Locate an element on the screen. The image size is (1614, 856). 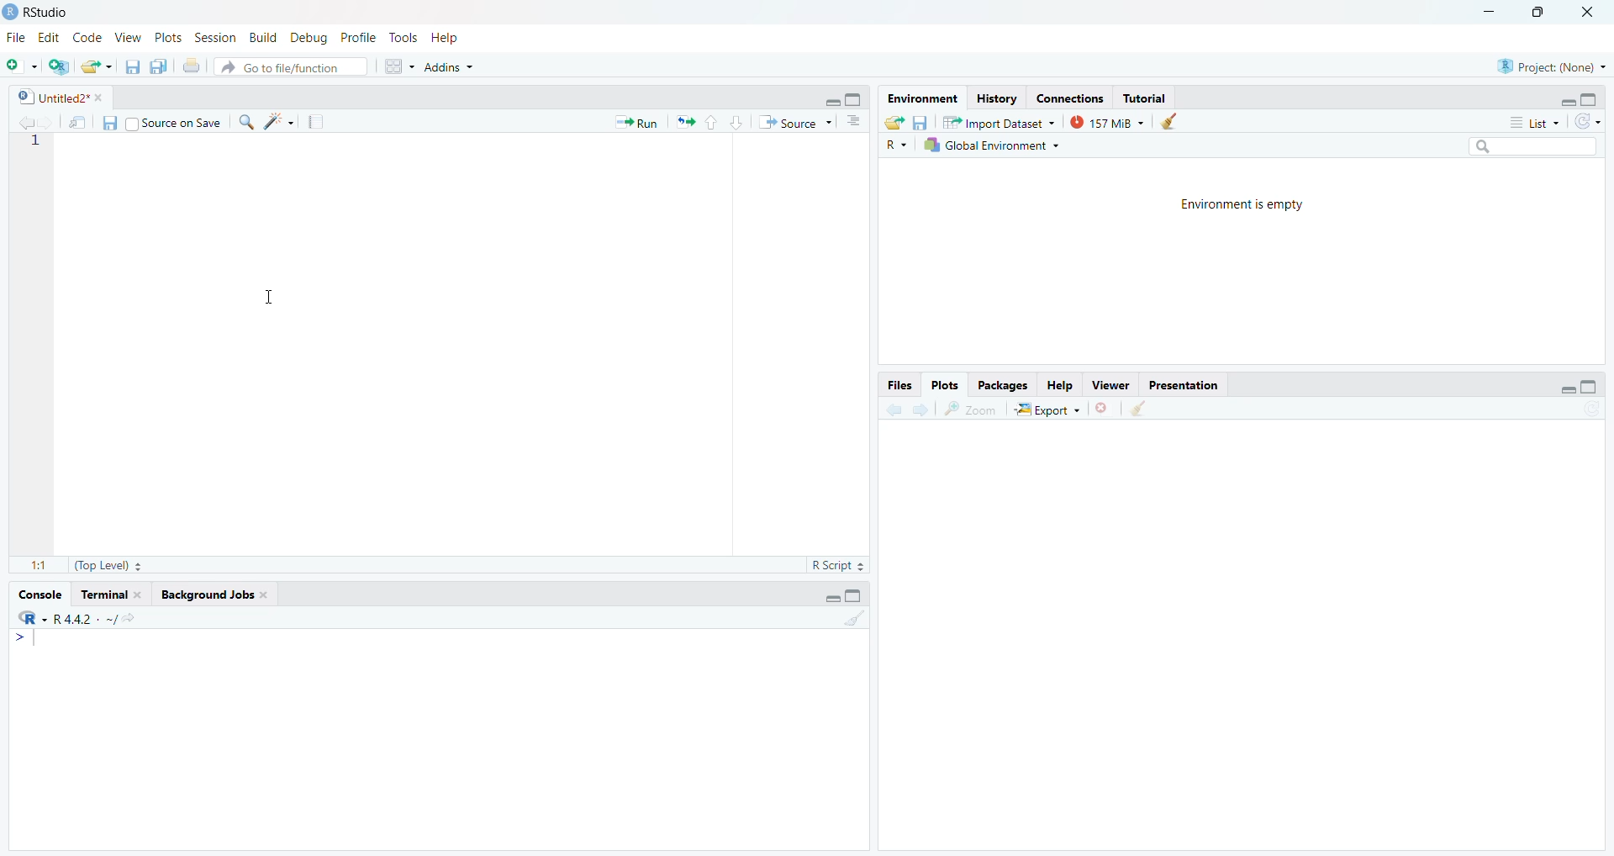
clear all plots is located at coordinates (1139, 409).